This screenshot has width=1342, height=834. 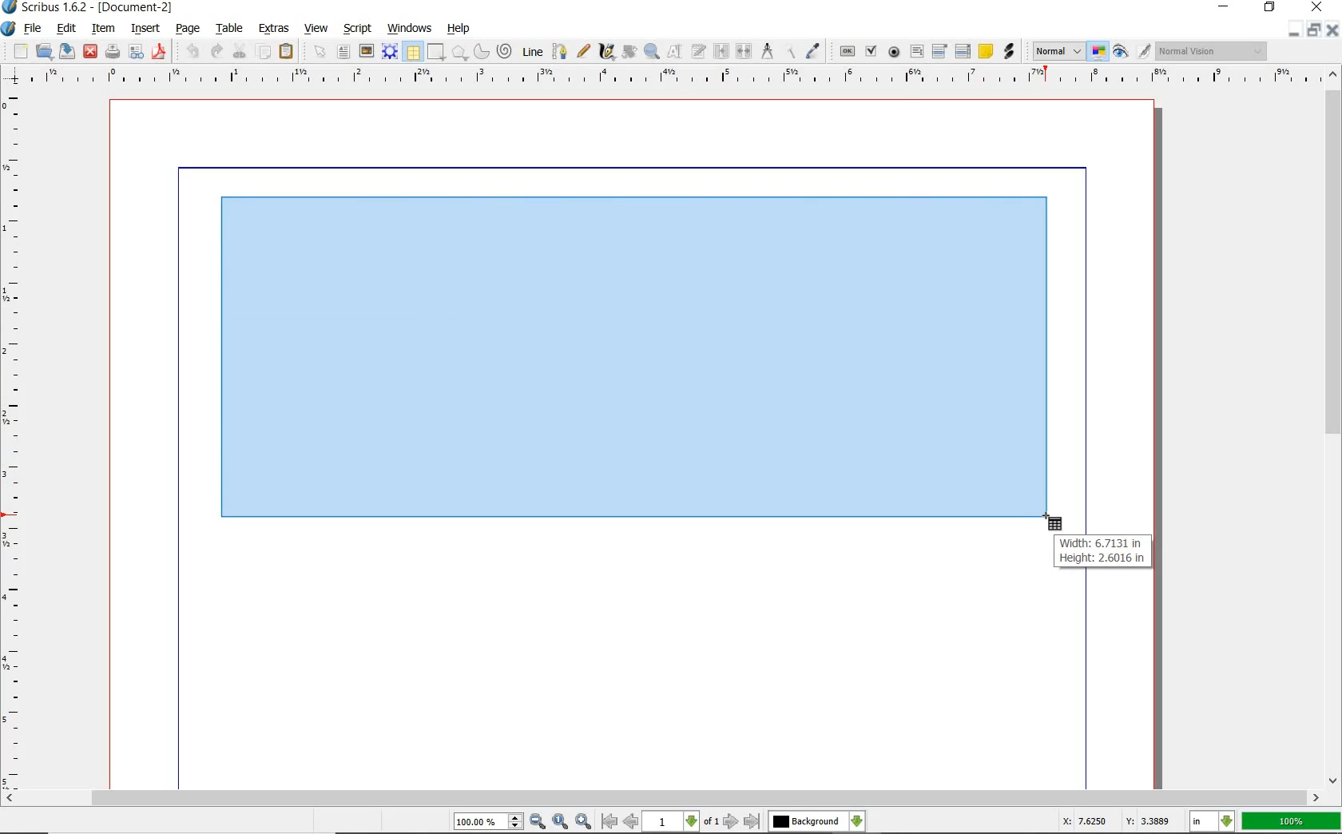 What do you see at coordinates (193, 52) in the screenshot?
I see `undo` at bounding box center [193, 52].